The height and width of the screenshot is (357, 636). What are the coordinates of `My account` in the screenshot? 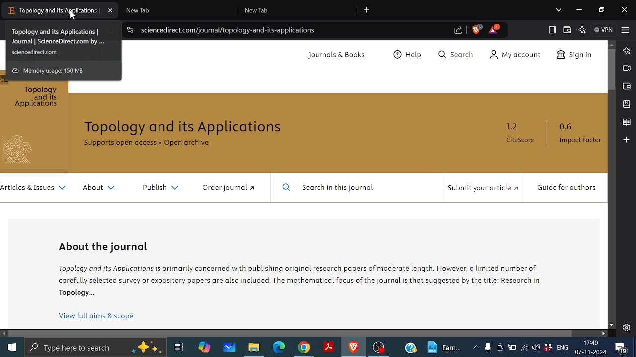 It's located at (519, 55).